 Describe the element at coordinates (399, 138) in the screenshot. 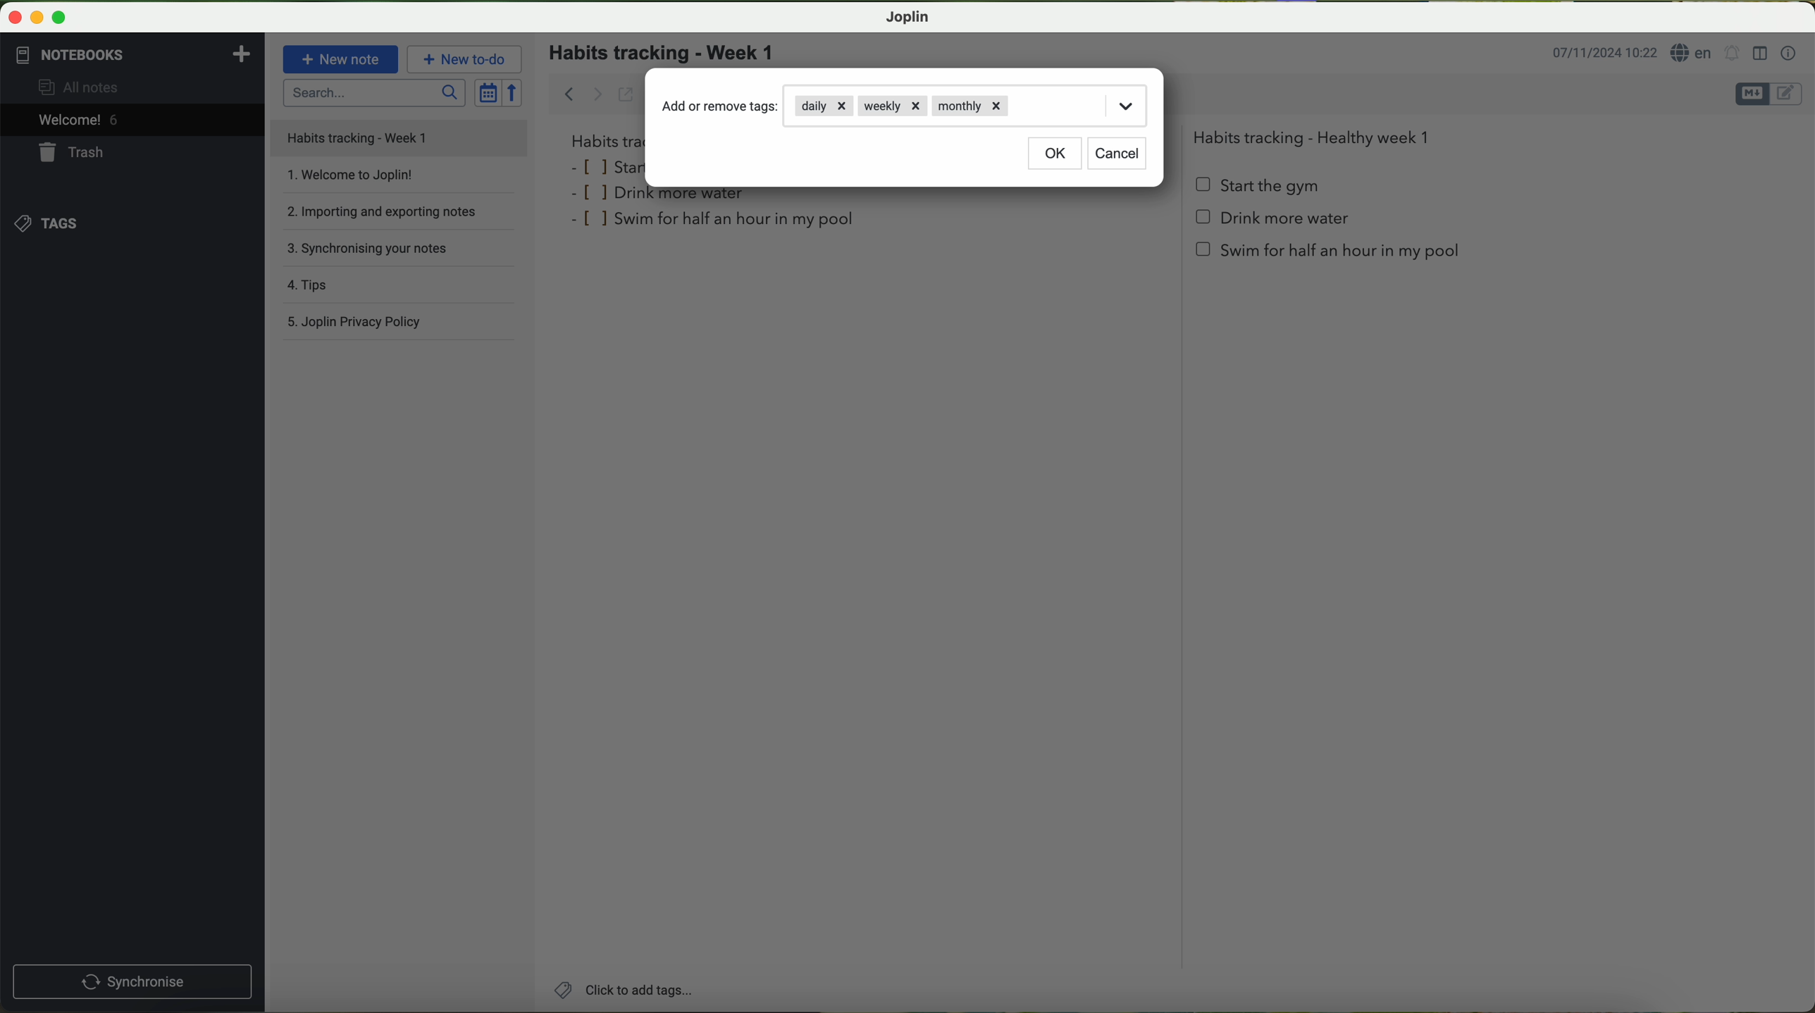

I see `file title` at that location.